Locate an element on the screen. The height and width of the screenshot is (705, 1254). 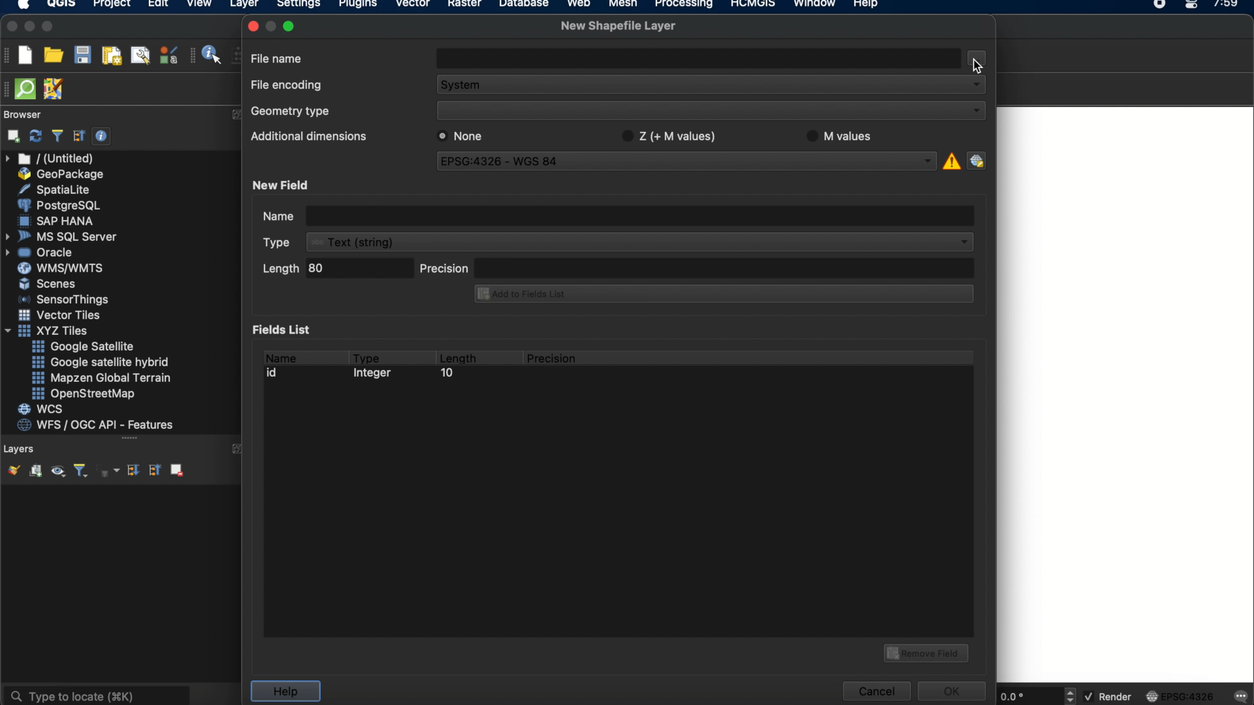
filter legend by expression is located at coordinates (109, 471).